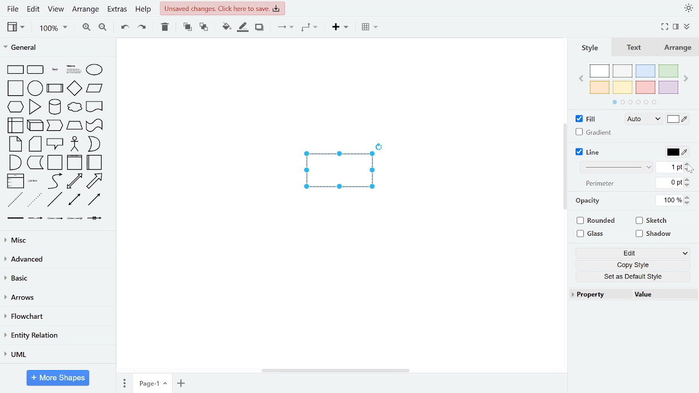  Describe the element at coordinates (15, 199) in the screenshot. I see `general shapes` at that location.